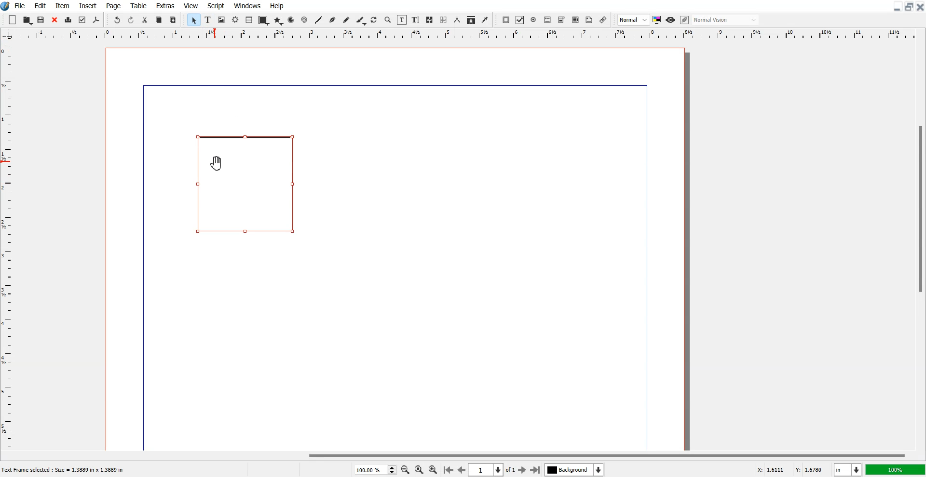 The width and height of the screenshot is (926, 477). I want to click on X, Y Co-ordinate, so click(790, 470).